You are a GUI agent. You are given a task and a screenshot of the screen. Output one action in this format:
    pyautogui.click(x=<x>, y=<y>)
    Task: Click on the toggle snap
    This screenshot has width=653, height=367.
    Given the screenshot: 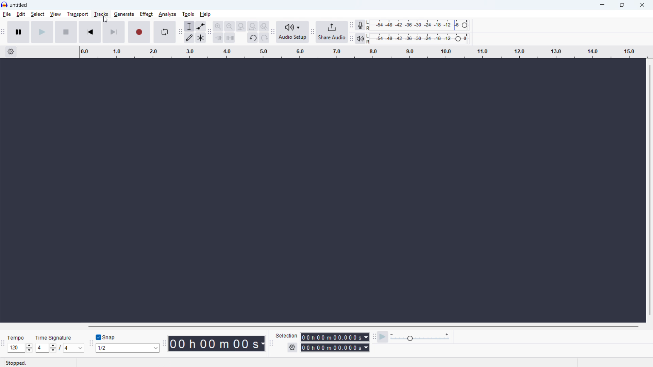 What is the action you would take?
    pyautogui.click(x=107, y=337)
    